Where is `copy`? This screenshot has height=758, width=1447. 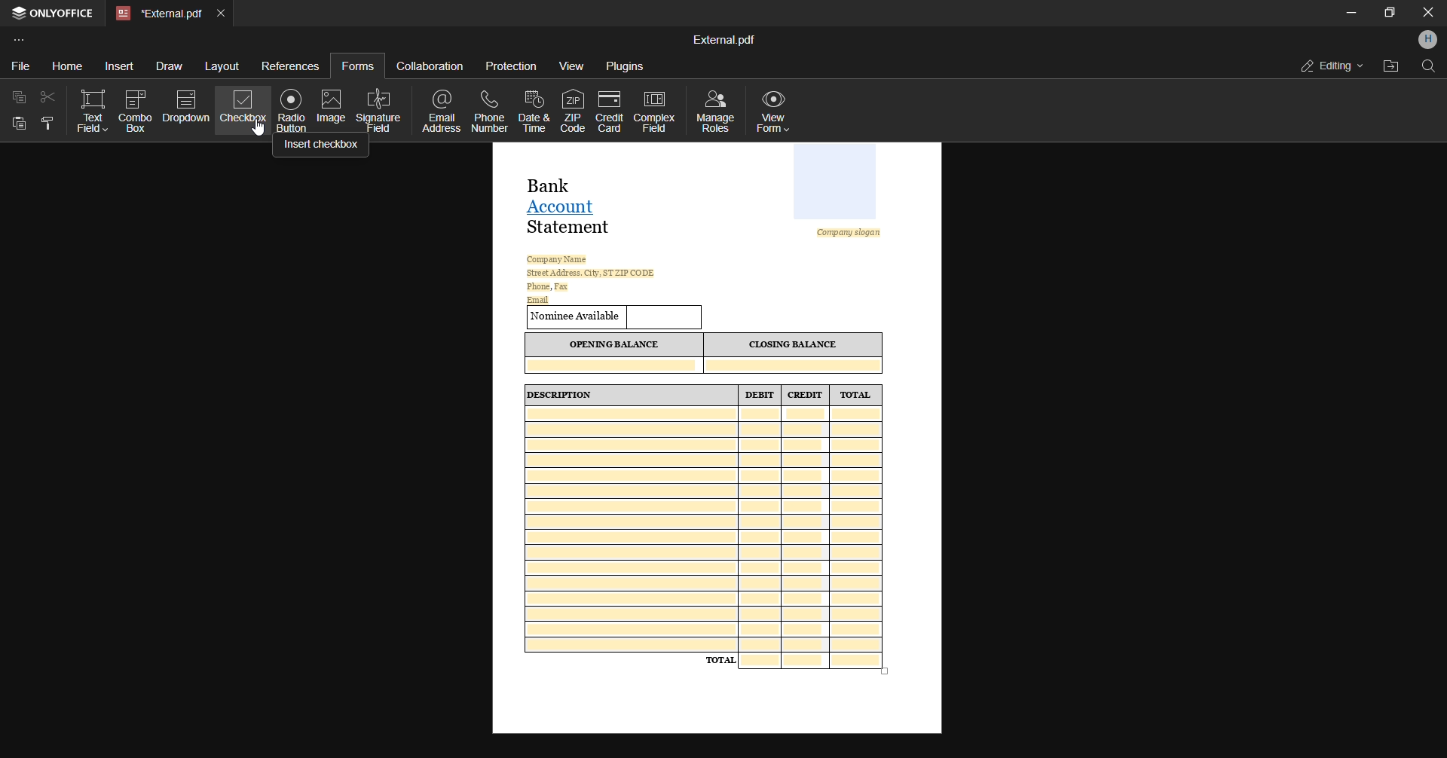
copy is located at coordinates (16, 97).